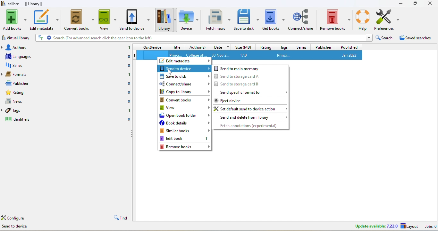 Image resolution: width=438 pixels, height=231 pixels. What do you see at coordinates (185, 84) in the screenshot?
I see `connect/share` at bounding box center [185, 84].